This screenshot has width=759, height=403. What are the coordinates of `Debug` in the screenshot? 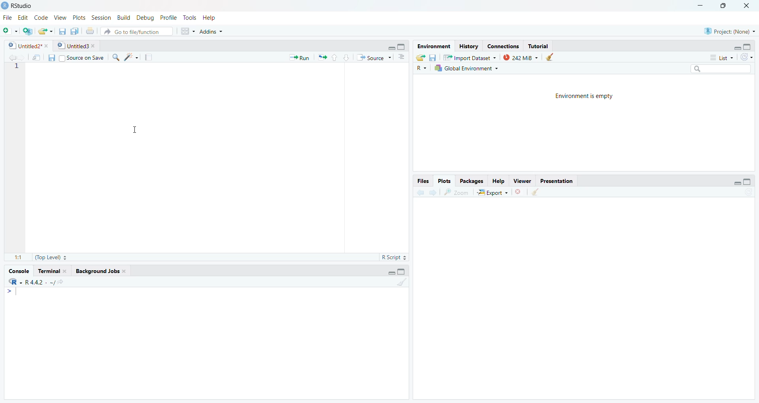 It's located at (146, 17).